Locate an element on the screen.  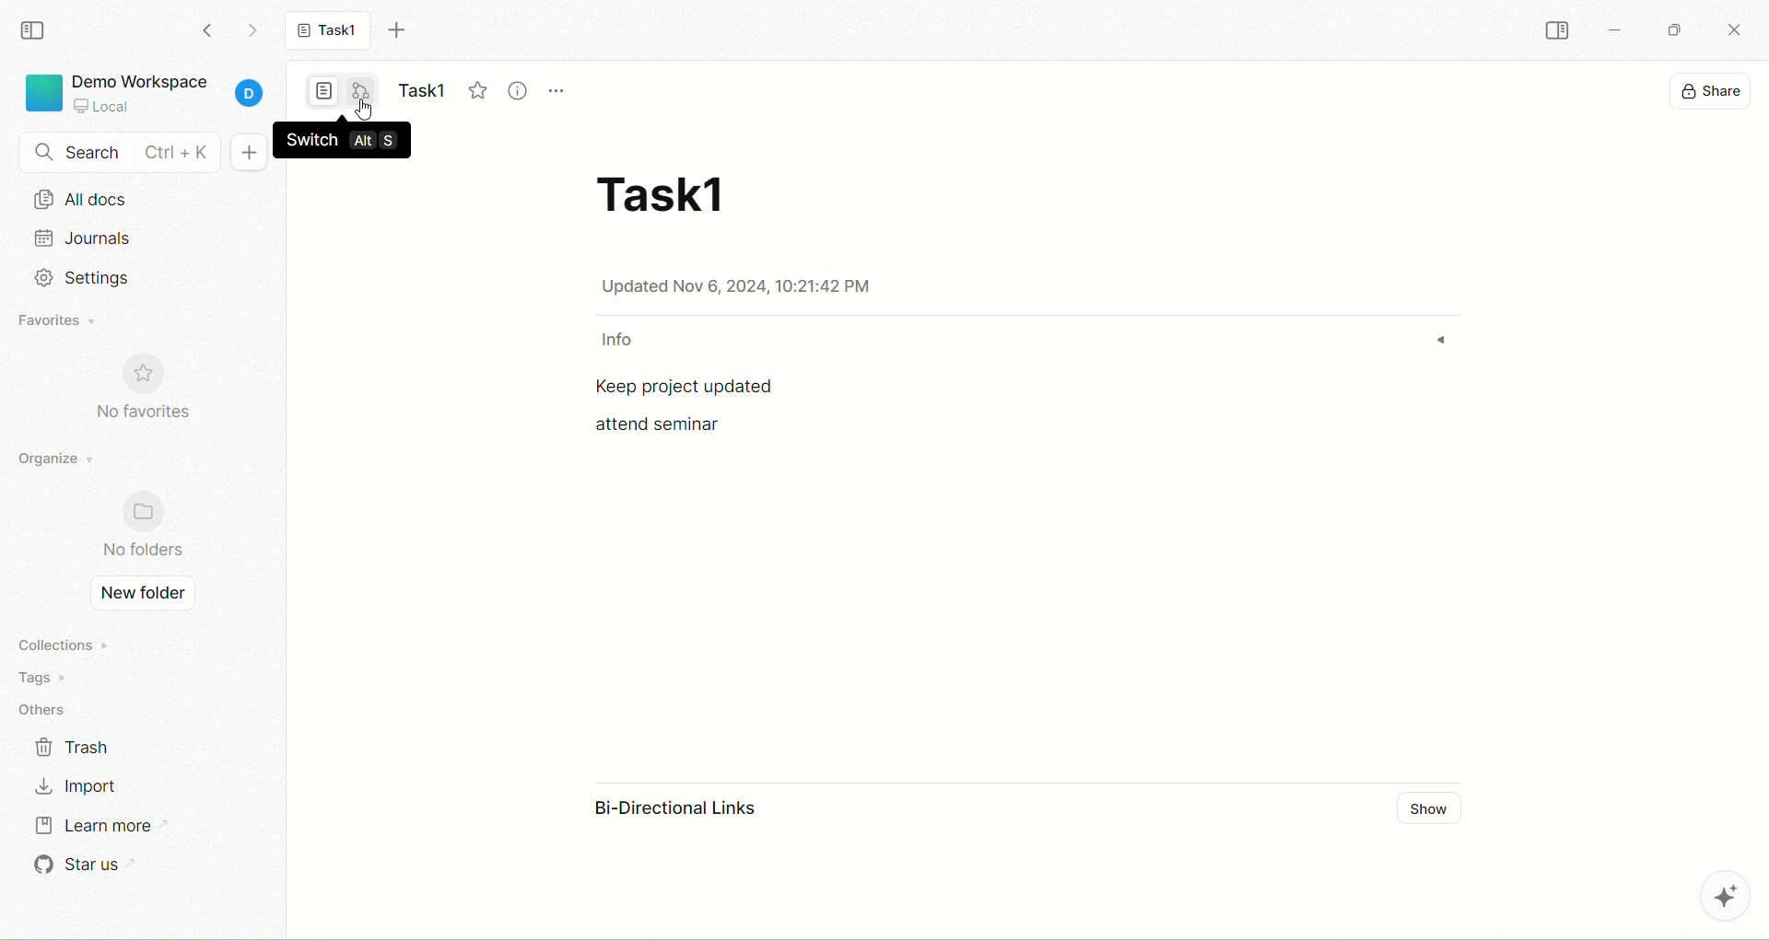
search is located at coordinates (120, 153).